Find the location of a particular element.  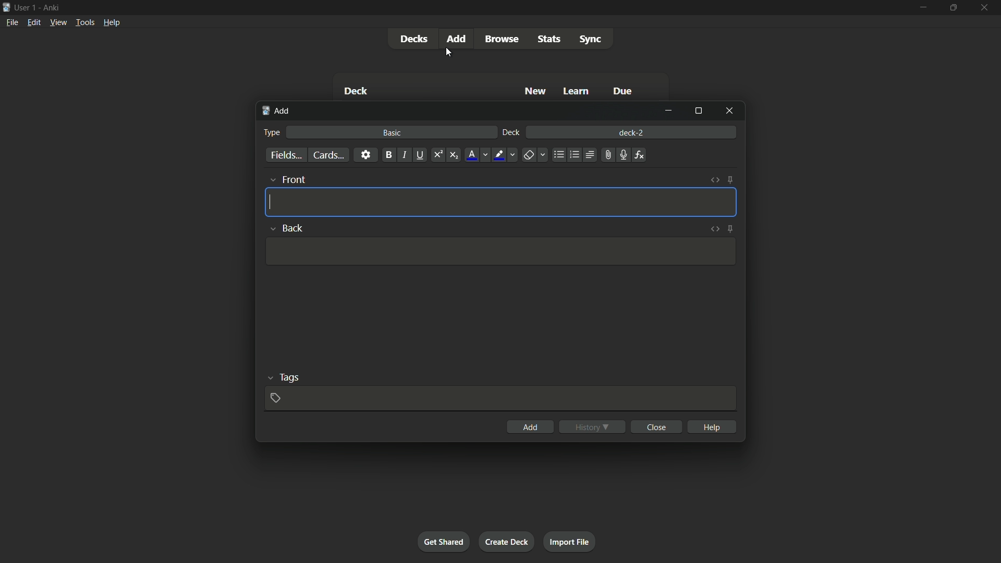

help is located at coordinates (711, 426).